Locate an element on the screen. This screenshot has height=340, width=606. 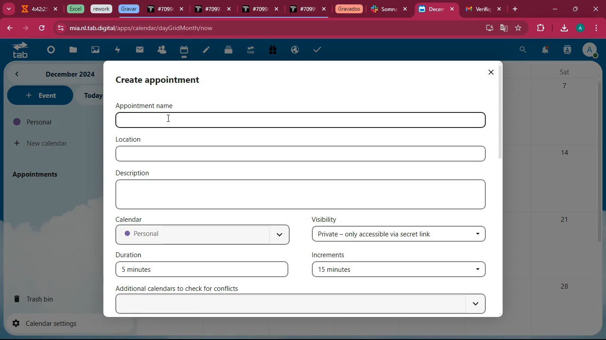
close is located at coordinates (598, 9).